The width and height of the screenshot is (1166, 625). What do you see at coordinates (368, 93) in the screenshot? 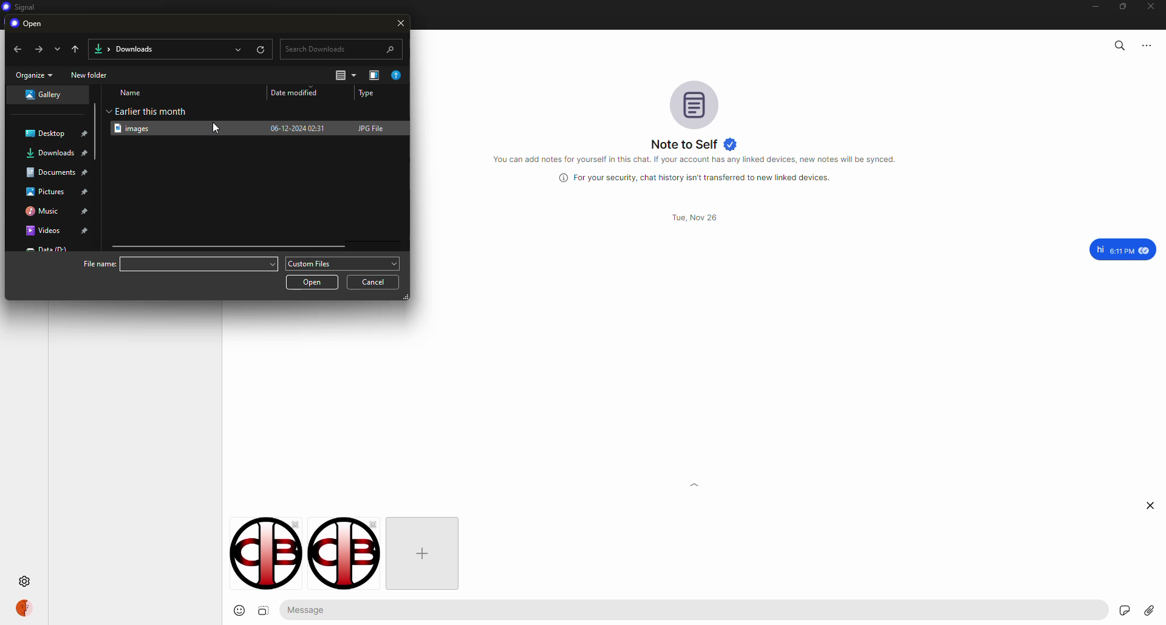
I see `type` at bounding box center [368, 93].